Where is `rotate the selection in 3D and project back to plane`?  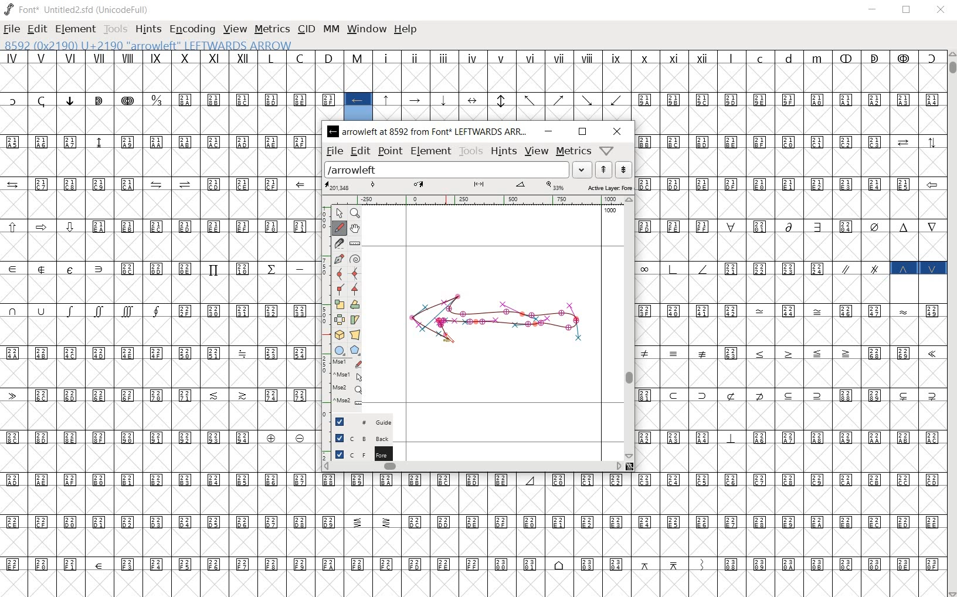 rotate the selection in 3D and project back to plane is located at coordinates (339, 335).